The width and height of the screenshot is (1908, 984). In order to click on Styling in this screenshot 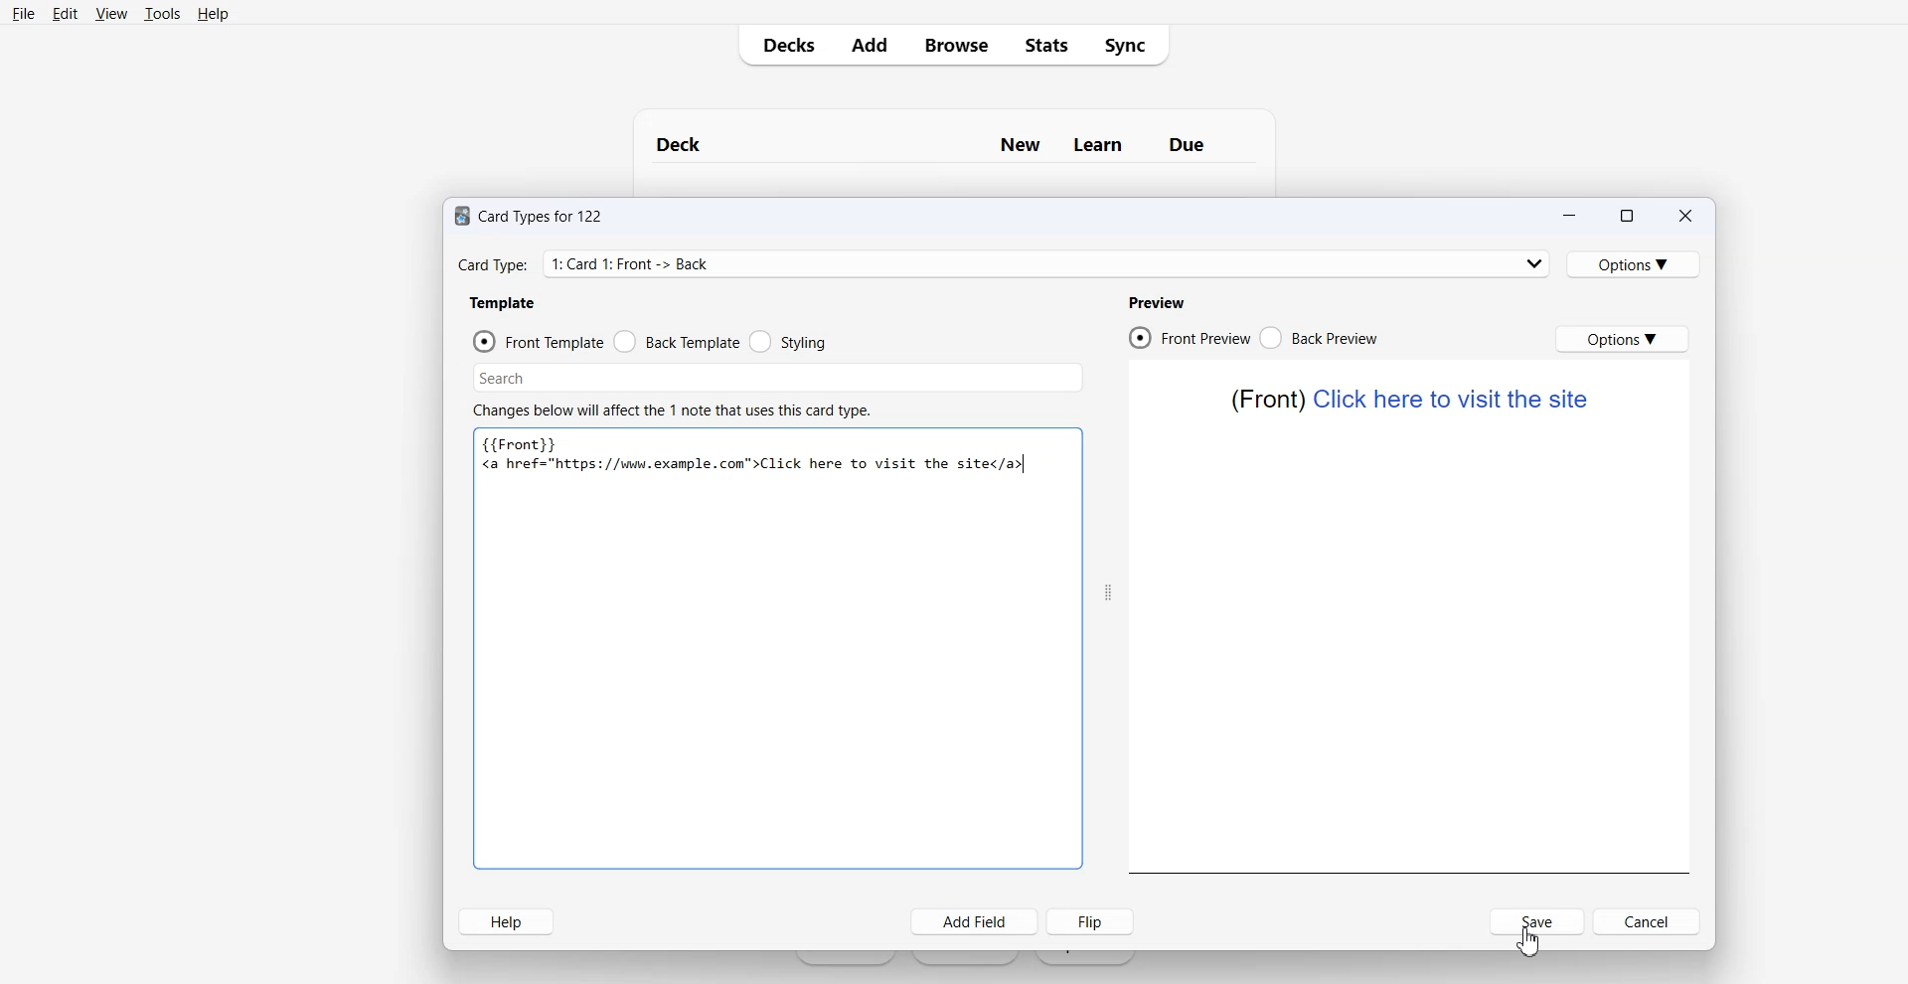, I will do `click(790, 341)`.